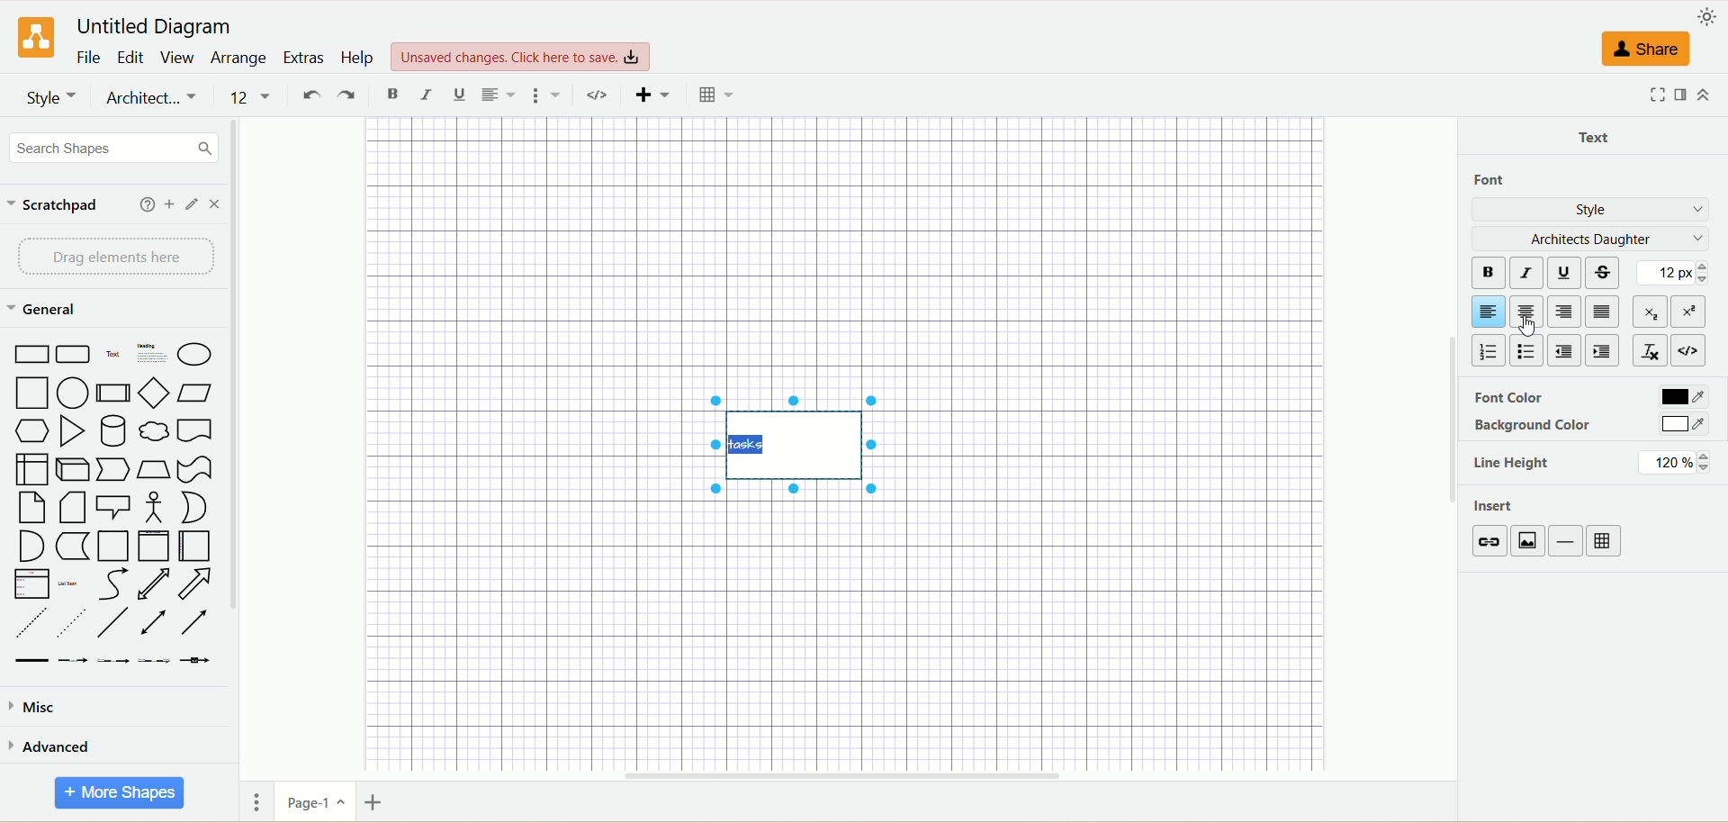 This screenshot has width=1728, height=823. Describe the element at coordinates (32, 394) in the screenshot. I see `Square` at that location.